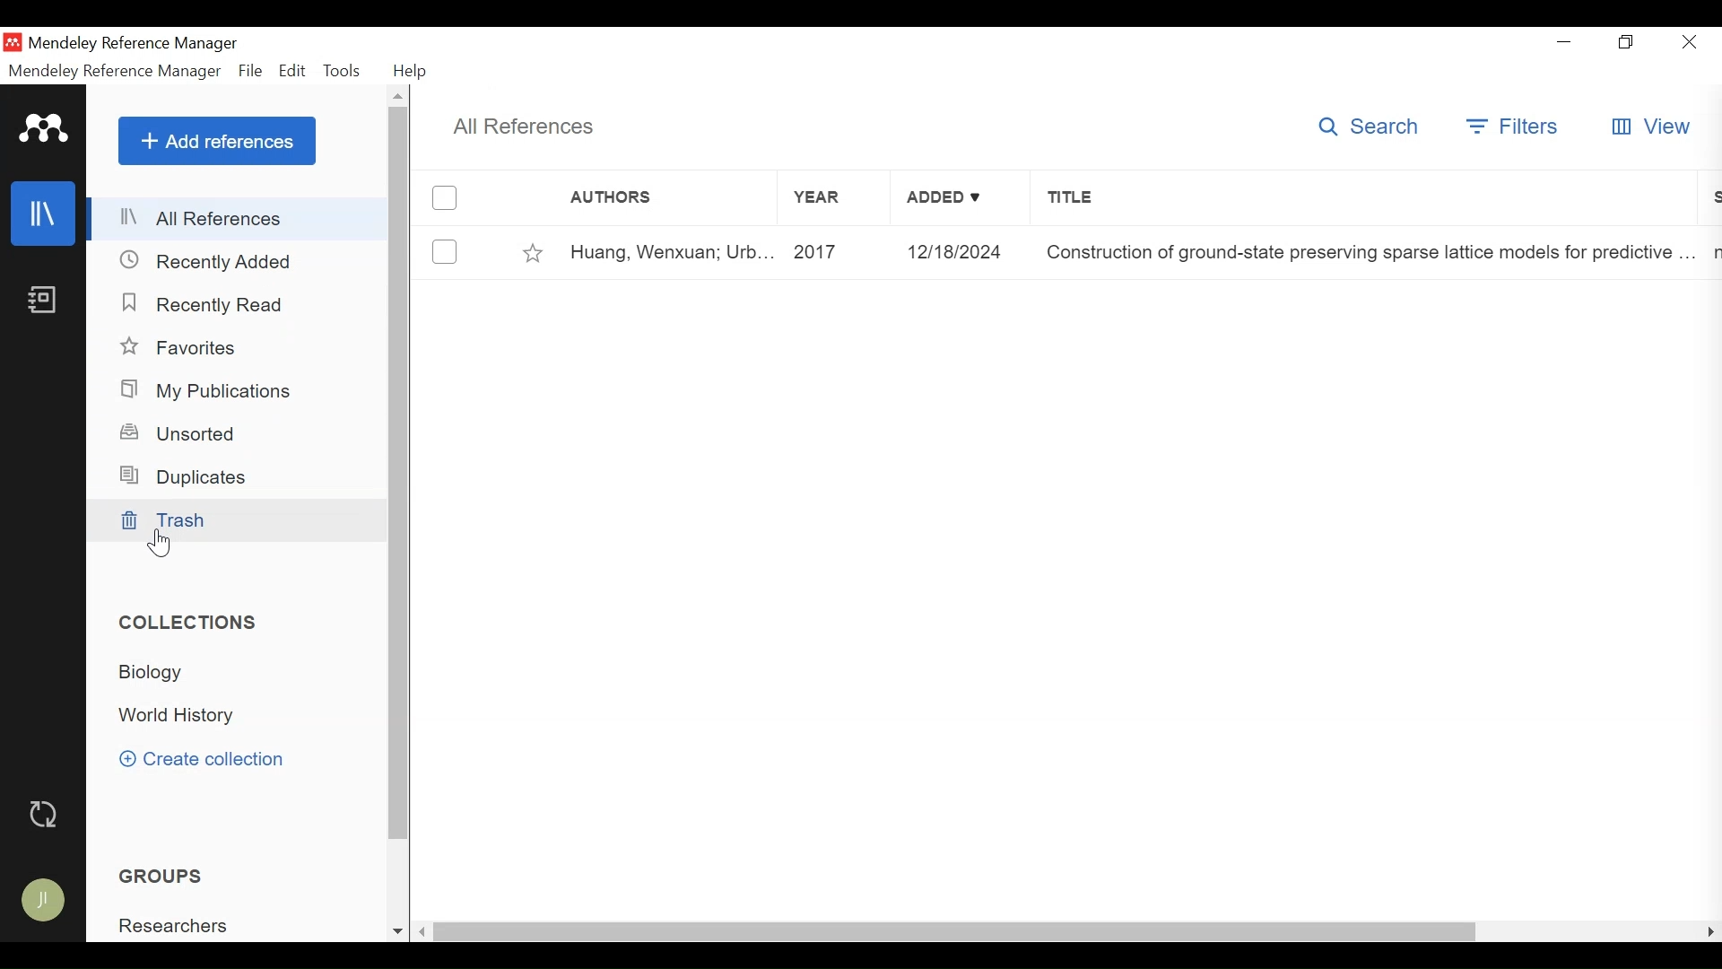 The height and width of the screenshot is (969, 1722). What do you see at coordinates (833, 200) in the screenshot?
I see `Year` at bounding box center [833, 200].